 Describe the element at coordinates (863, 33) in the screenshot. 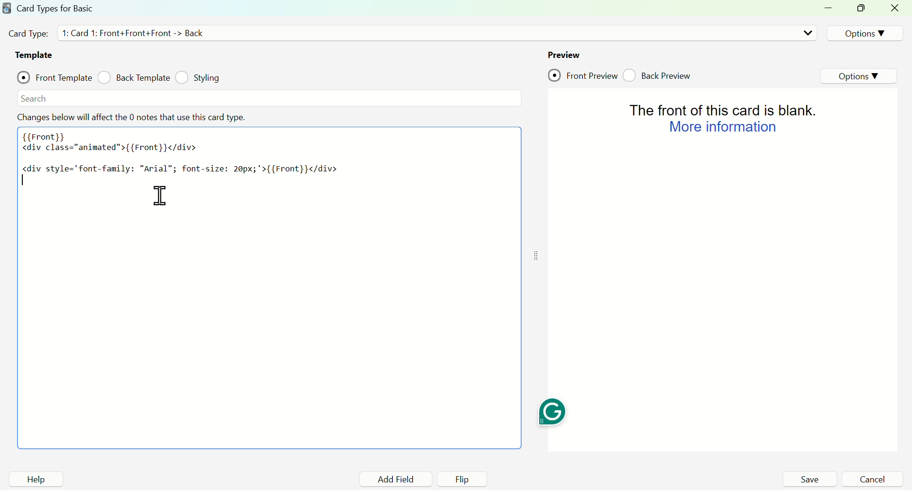

I see `Options` at that location.